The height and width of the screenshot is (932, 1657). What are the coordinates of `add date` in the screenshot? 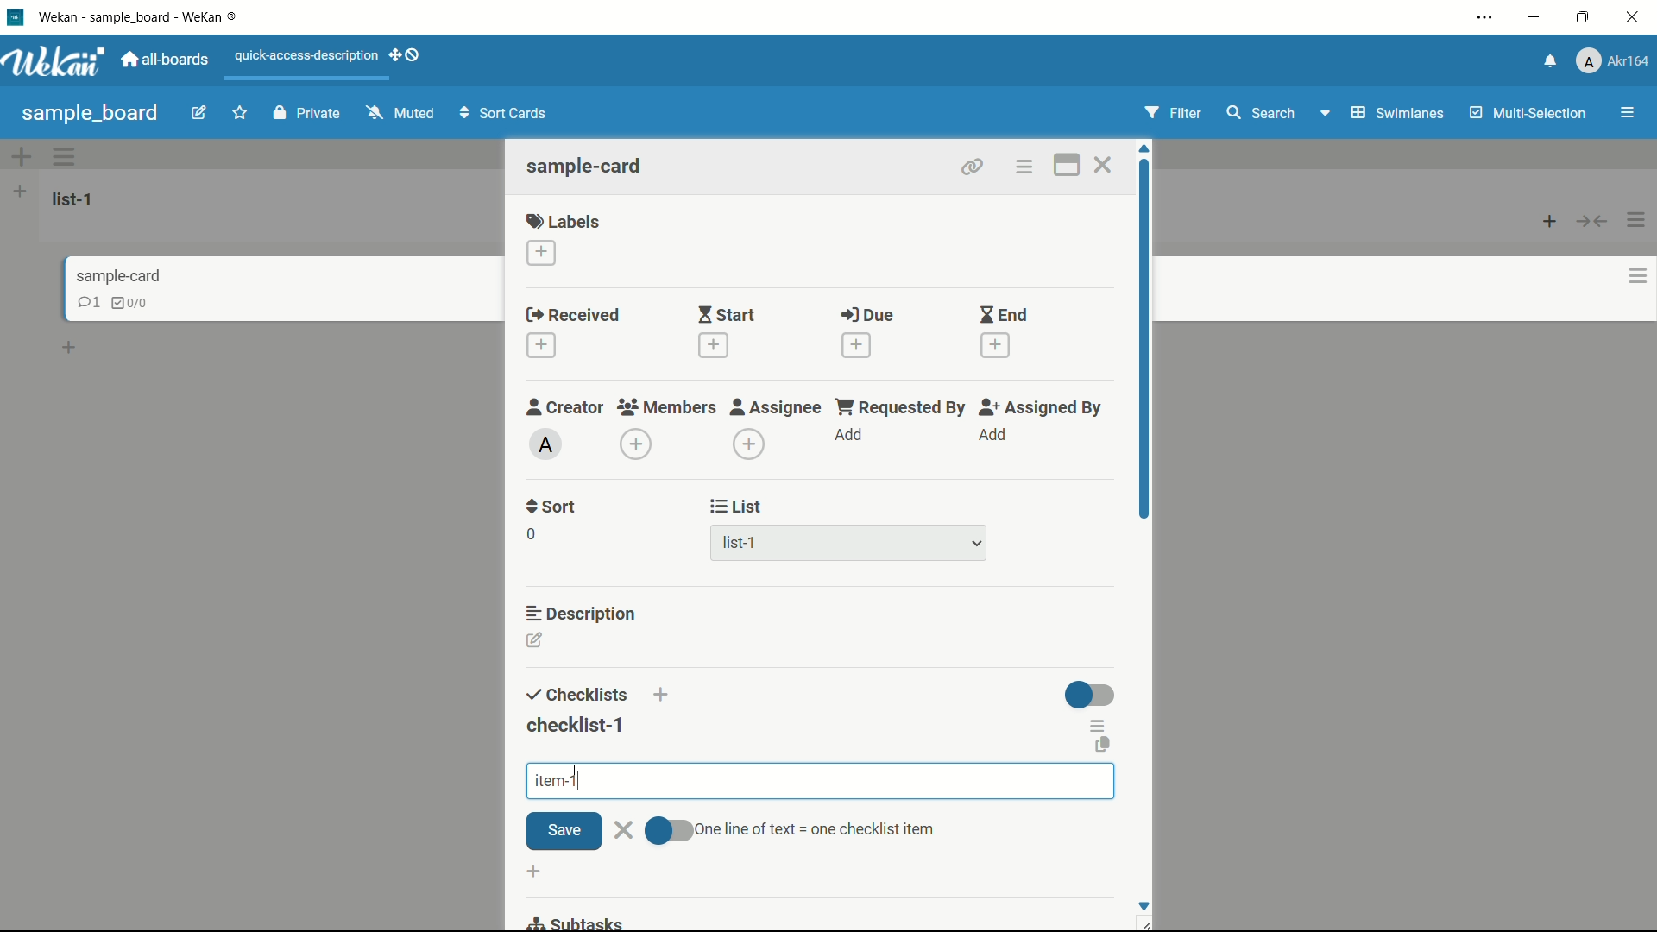 It's located at (856, 346).